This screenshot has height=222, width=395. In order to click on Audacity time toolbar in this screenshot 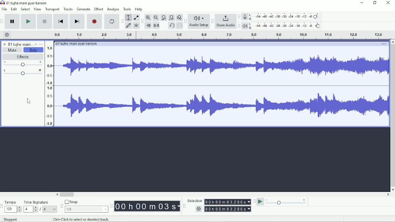, I will do `click(111, 206)`.